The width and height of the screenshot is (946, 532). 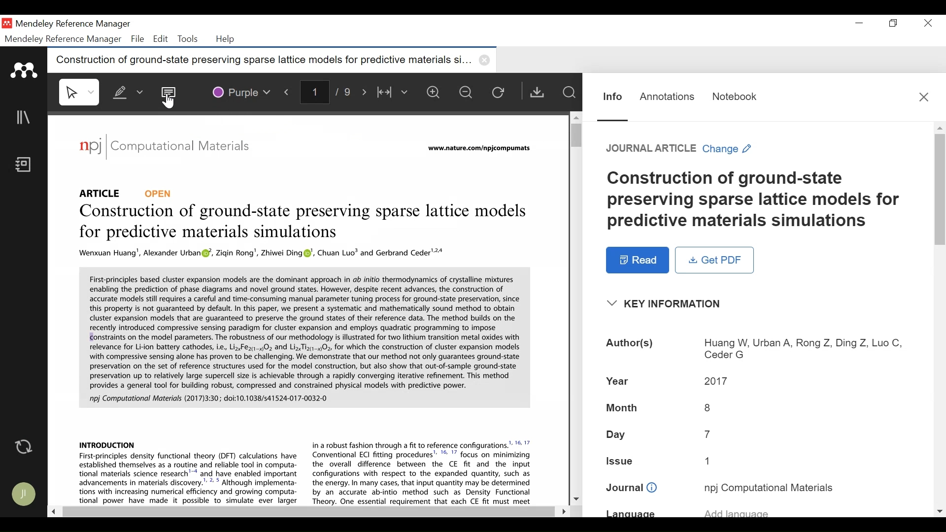 I want to click on Close, so click(x=929, y=24).